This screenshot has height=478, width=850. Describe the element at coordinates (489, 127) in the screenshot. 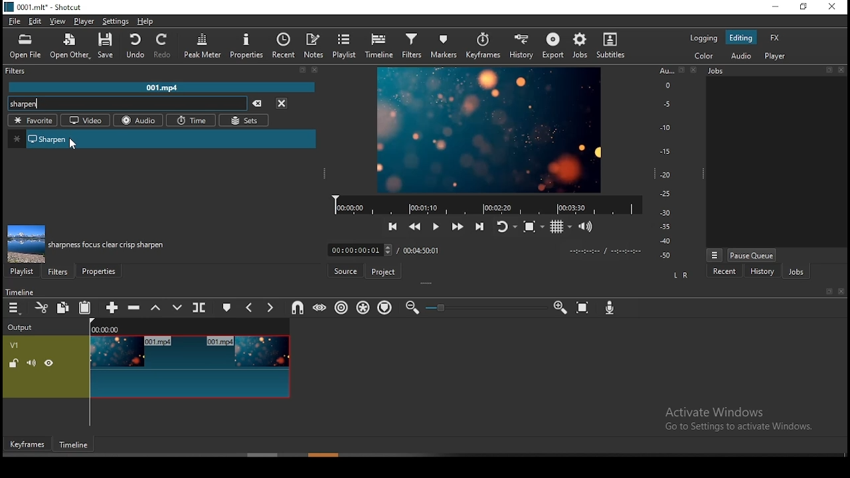

I see `preview` at that location.